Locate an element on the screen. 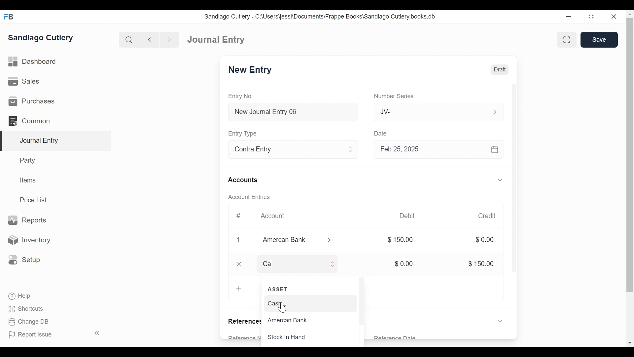  Date is located at coordinates (382, 133).